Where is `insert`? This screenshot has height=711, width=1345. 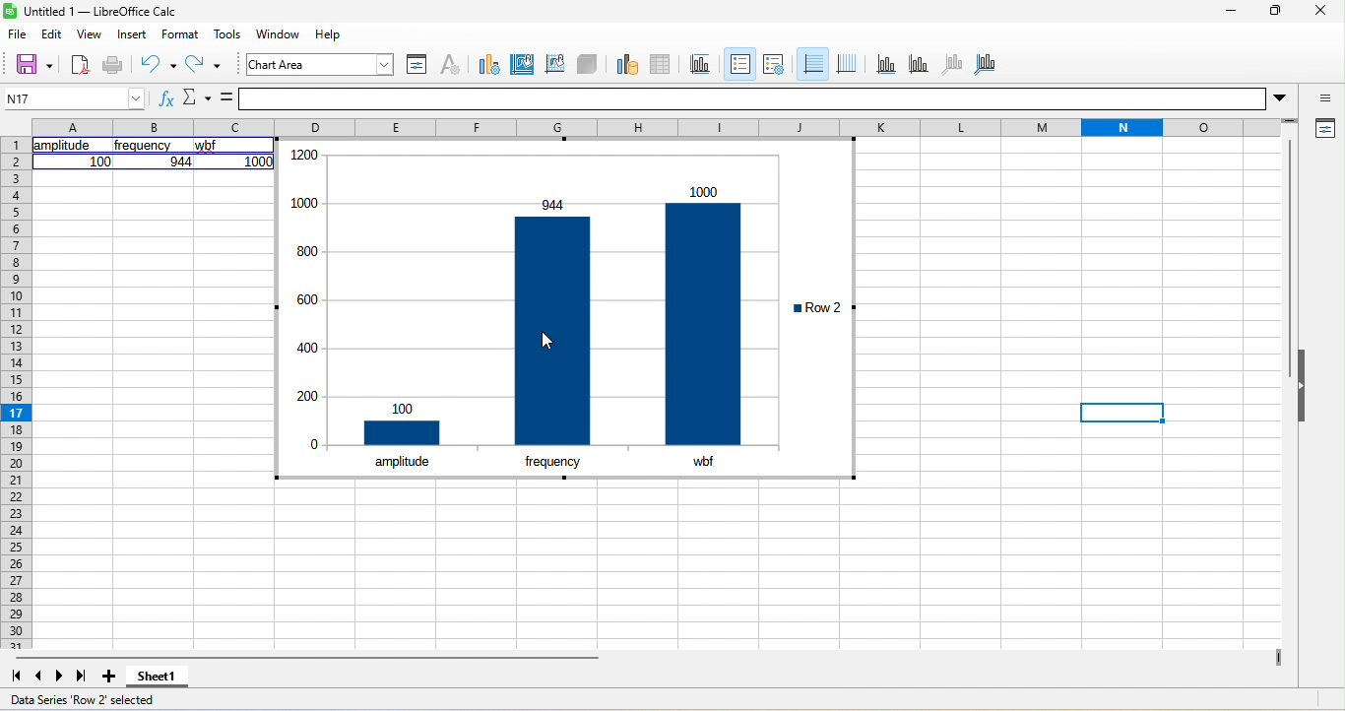
insert is located at coordinates (138, 34).